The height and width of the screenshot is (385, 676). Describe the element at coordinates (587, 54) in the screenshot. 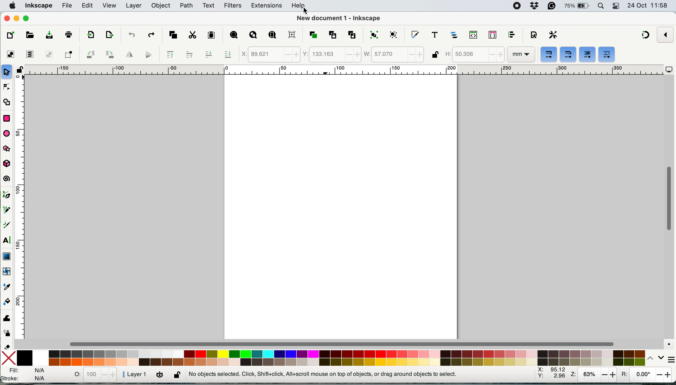

I see `move gradients` at that location.